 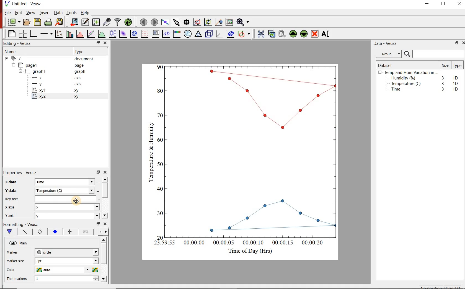 I want to click on plot a 2d dataset as an image, so click(x=123, y=34).